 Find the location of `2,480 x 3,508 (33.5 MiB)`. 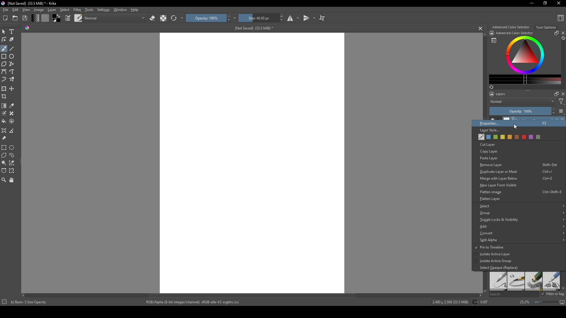

2,480 x 3,508 (33.5 MiB) is located at coordinates (449, 303).